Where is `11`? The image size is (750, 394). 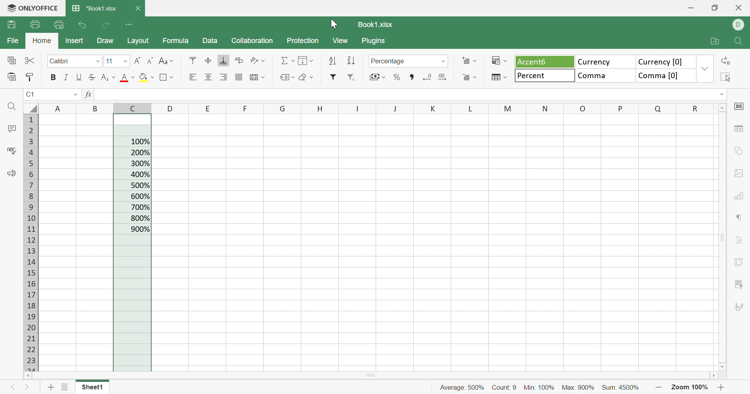
11 is located at coordinates (111, 61).